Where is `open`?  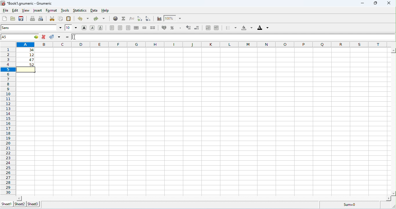 open is located at coordinates (13, 19).